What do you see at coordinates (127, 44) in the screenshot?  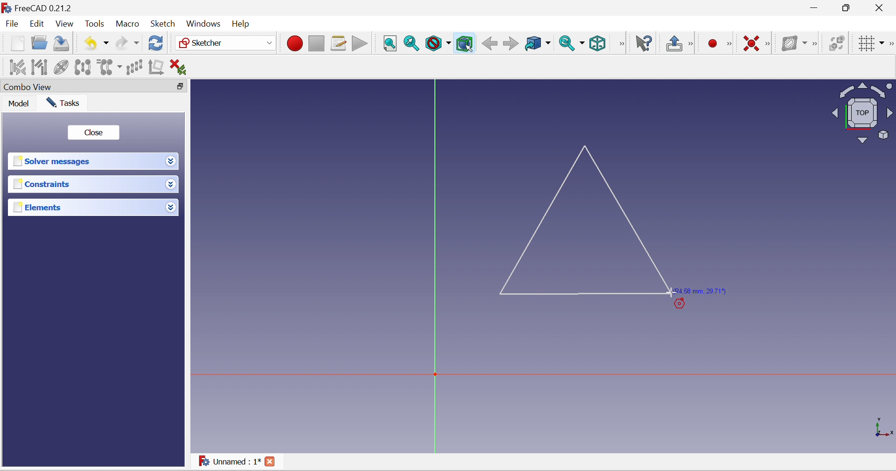 I see `Redo` at bounding box center [127, 44].